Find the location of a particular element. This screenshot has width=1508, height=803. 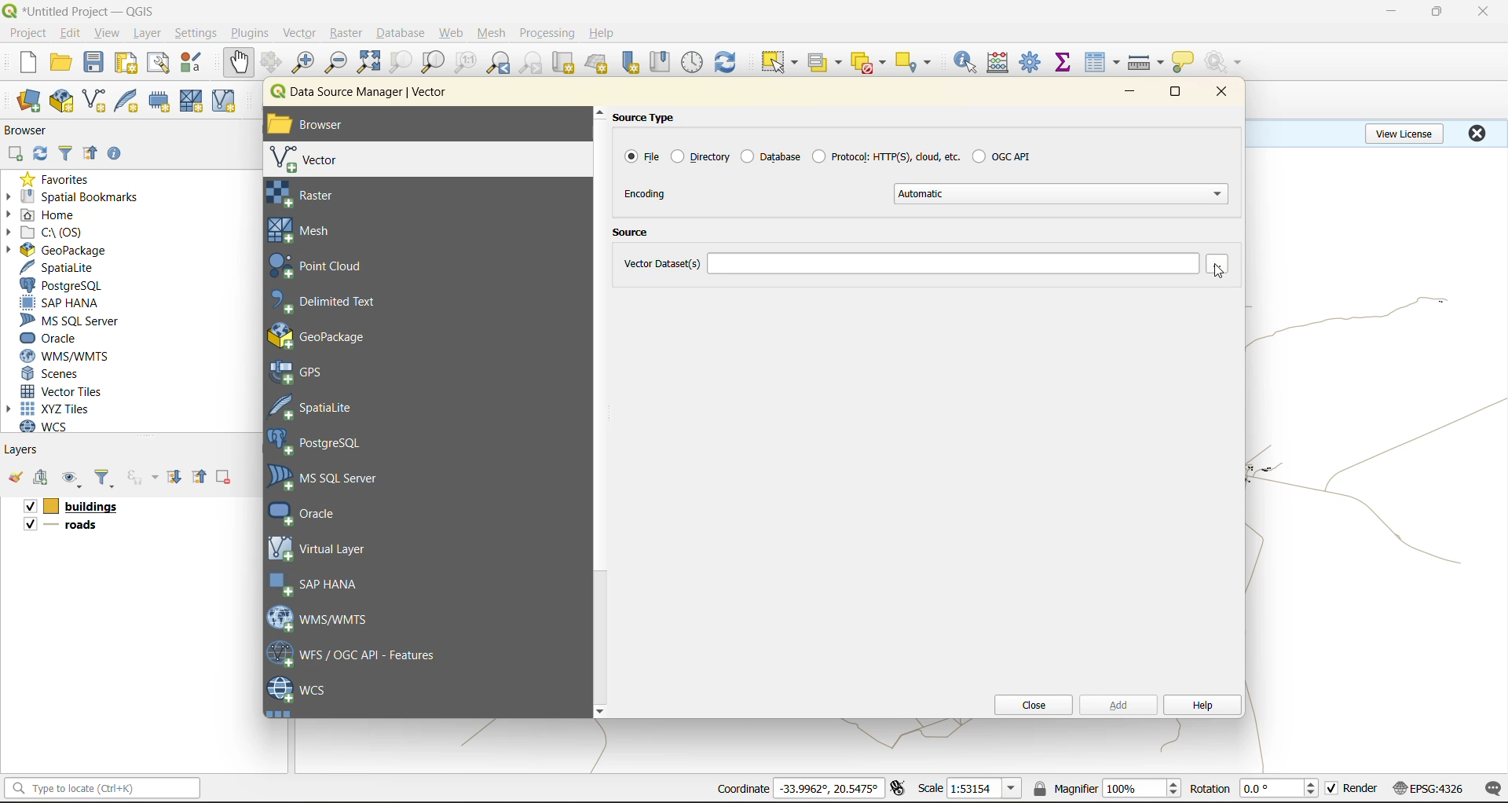

wcs is located at coordinates (298, 691).